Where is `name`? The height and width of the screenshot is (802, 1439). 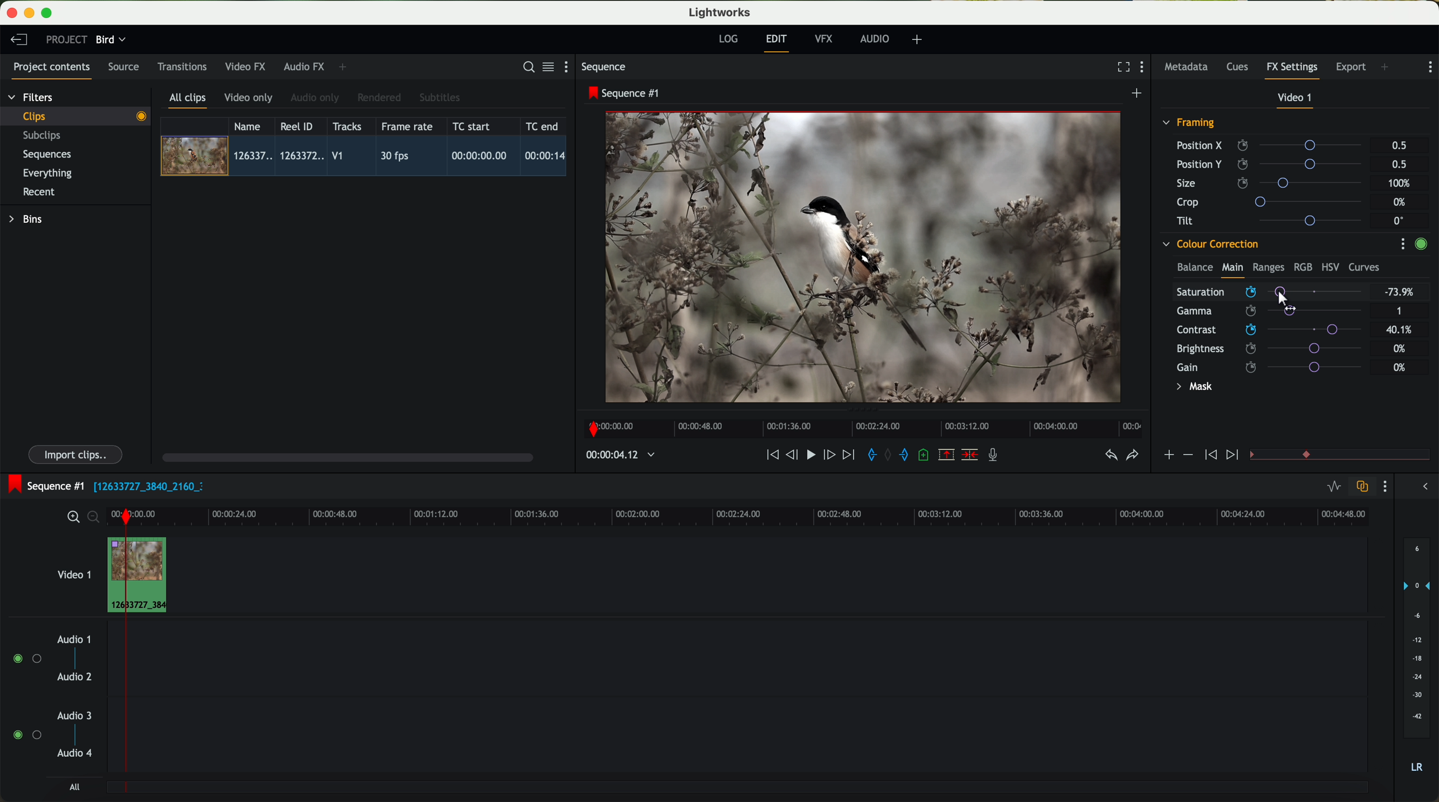
name is located at coordinates (251, 126).